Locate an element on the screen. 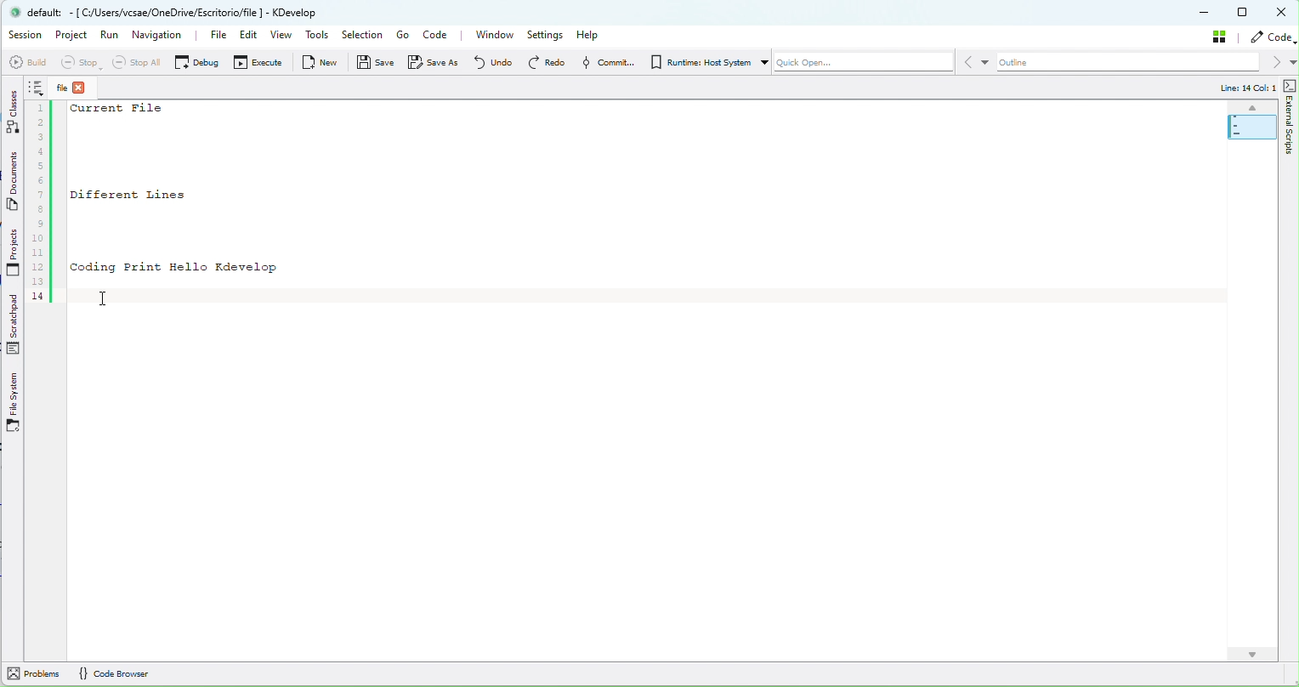 The height and width of the screenshot is (687, 1299). Problems (Information) is located at coordinates (35, 674).